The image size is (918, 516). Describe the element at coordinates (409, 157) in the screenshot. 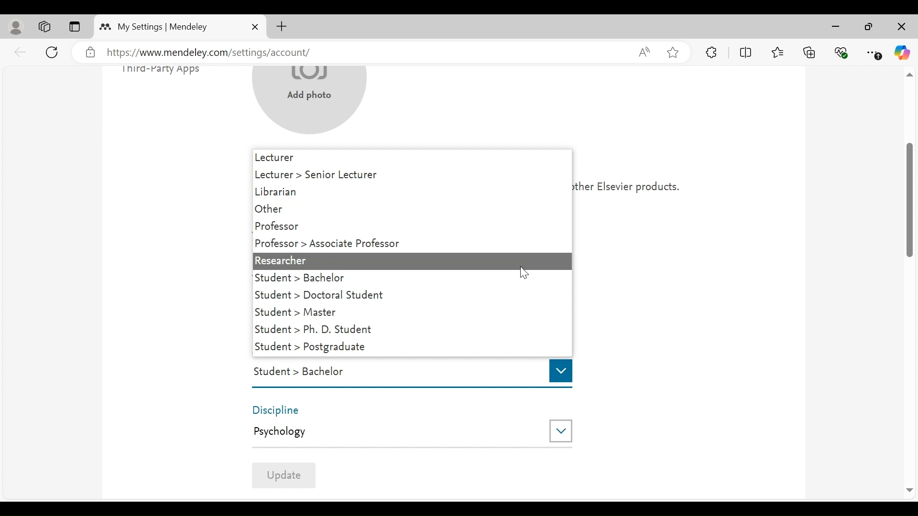

I see `Lecture` at that location.